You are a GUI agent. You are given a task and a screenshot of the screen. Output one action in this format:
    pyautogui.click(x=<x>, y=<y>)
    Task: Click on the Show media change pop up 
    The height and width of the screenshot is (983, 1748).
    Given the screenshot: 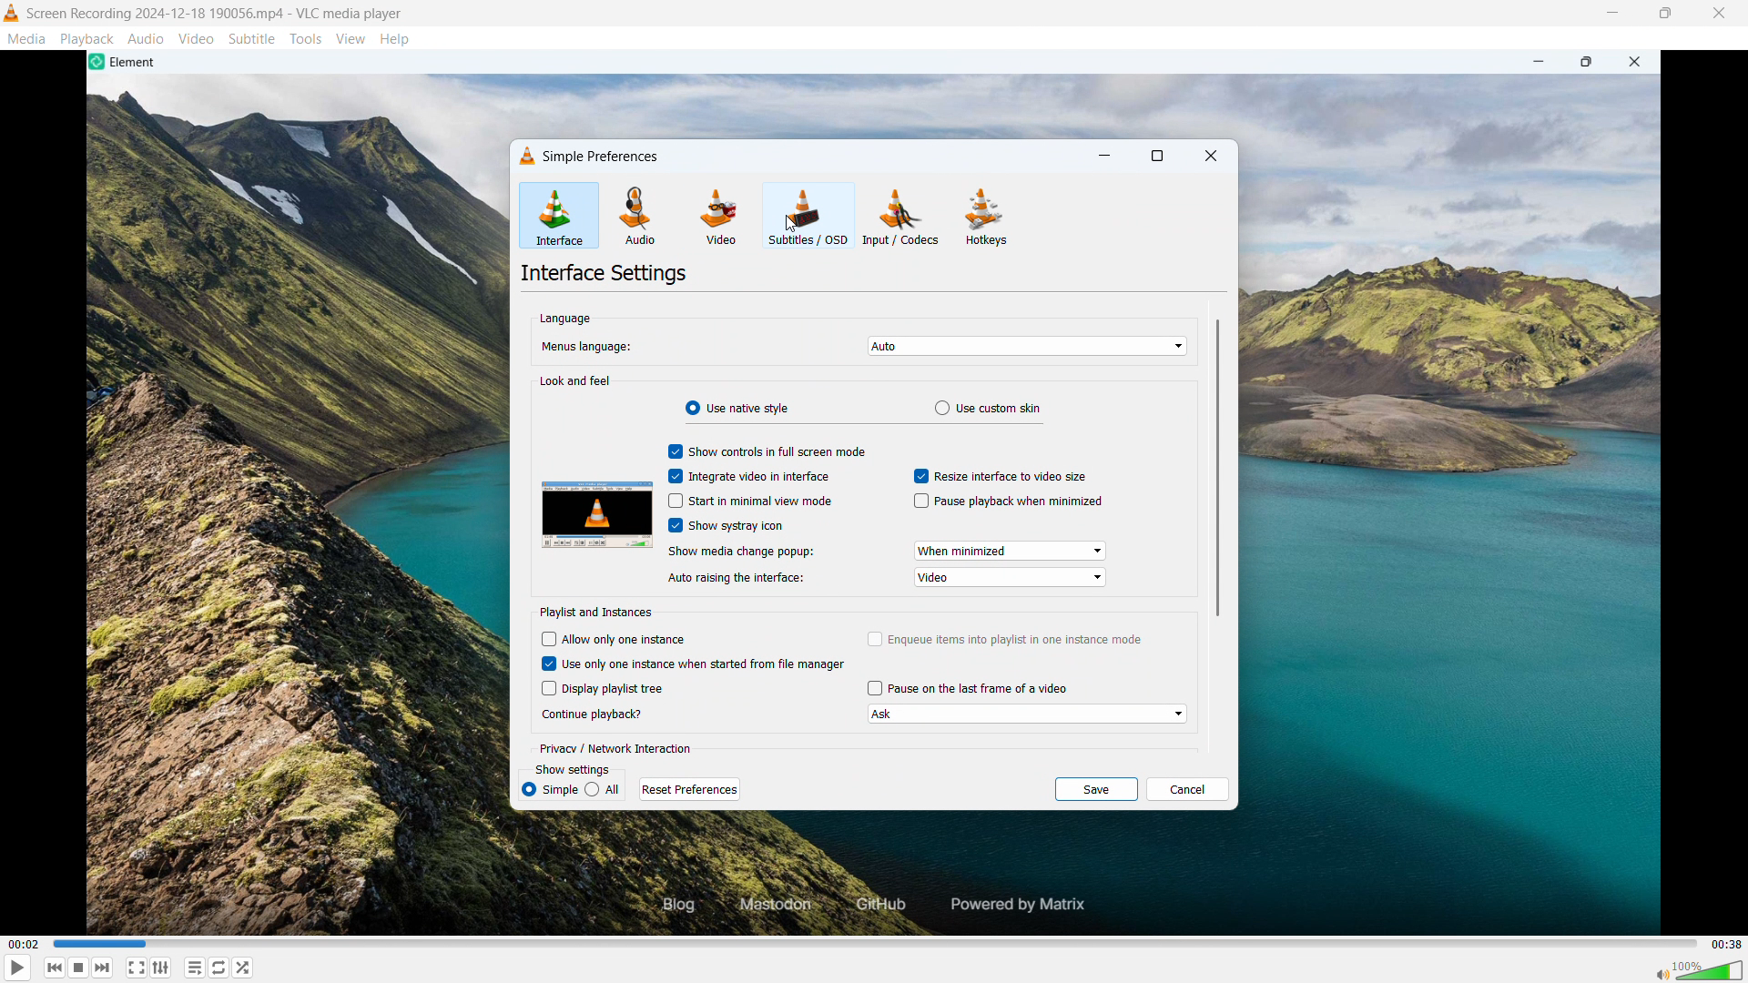 What is the action you would take?
    pyautogui.click(x=1009, y=550)
    